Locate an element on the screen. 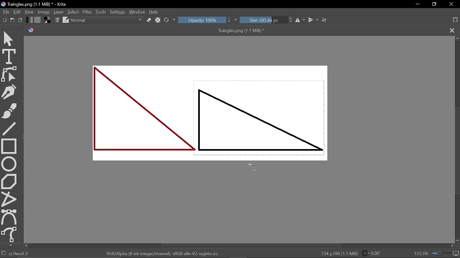 This screenshot has width=460, height=258. Preserve alpha is located at coordinates (157, 20).